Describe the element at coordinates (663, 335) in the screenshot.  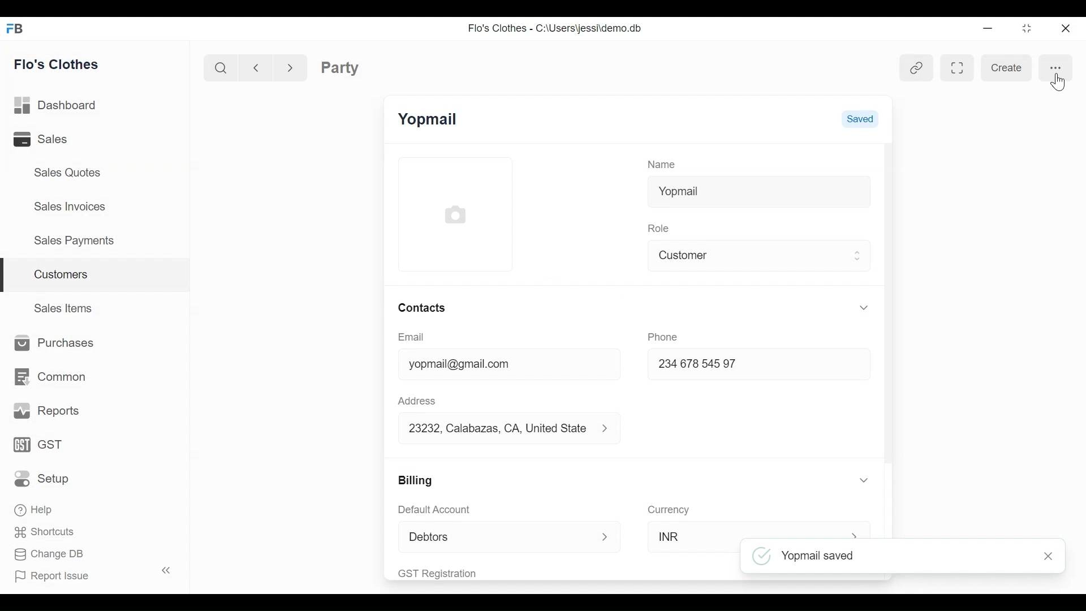
I see `Phone` at that location.